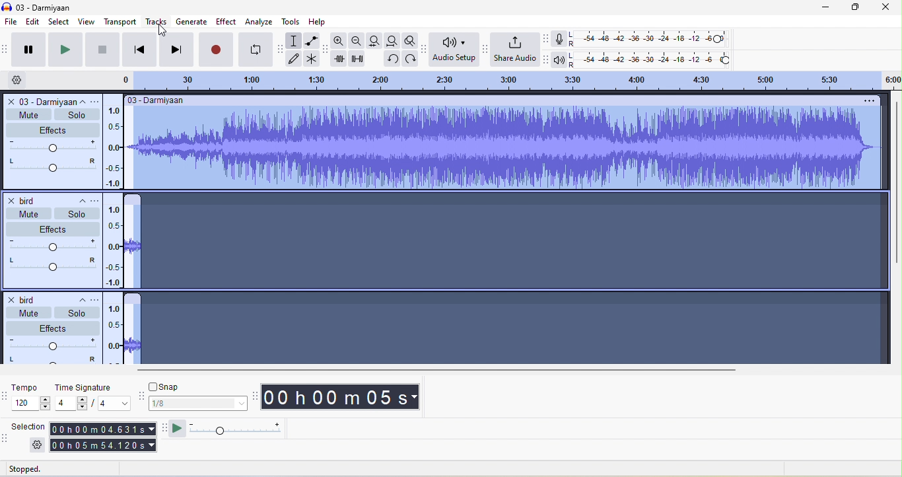  Describe the element at coordinates (59, 21) in the screenshot. I see `select` at that location.